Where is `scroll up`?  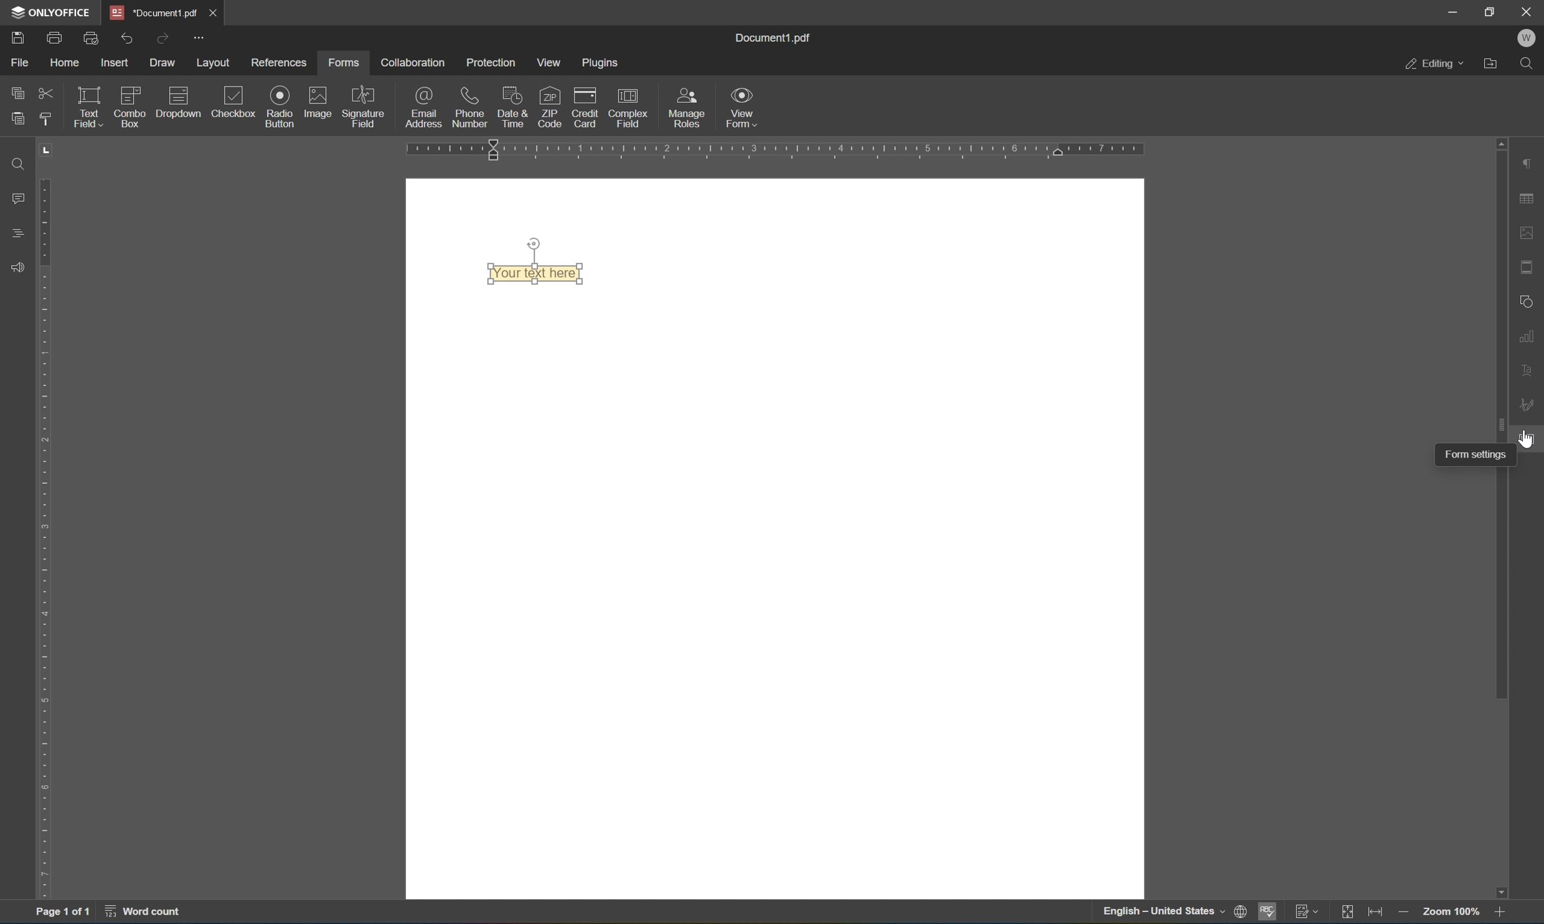 scroll up is located at coordinates (1498, 141).